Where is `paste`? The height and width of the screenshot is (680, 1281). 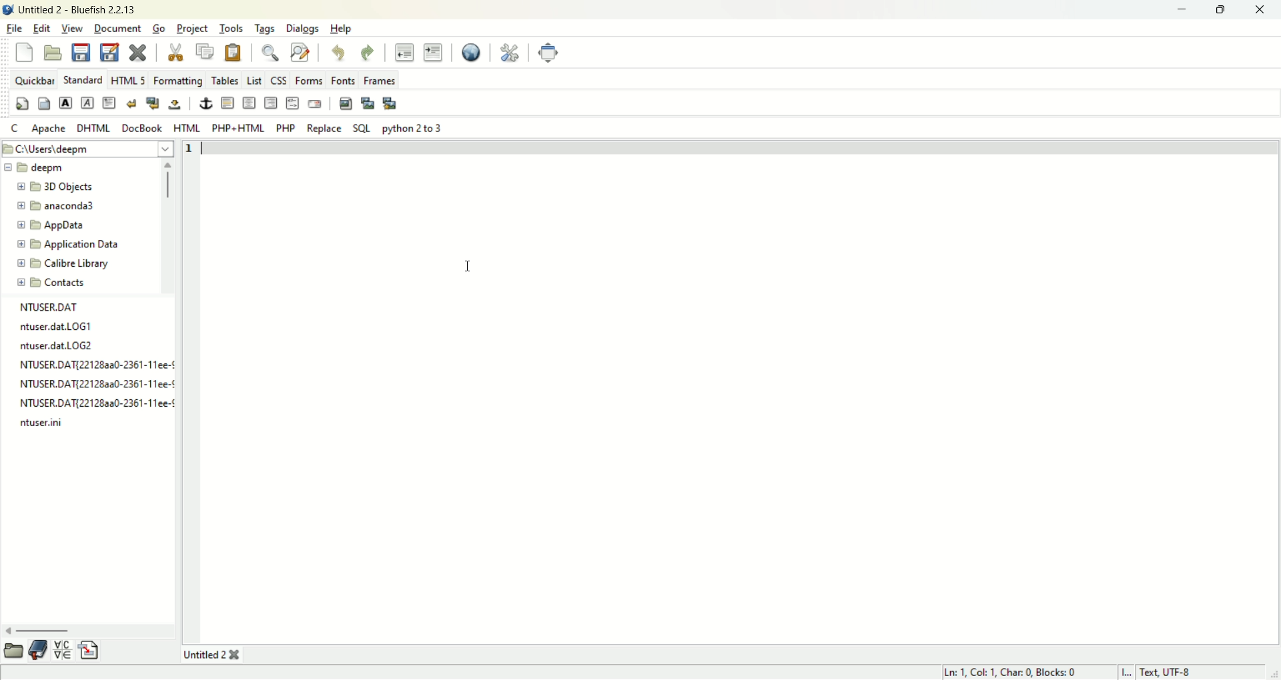 paste is located at coordinates (234, 51).